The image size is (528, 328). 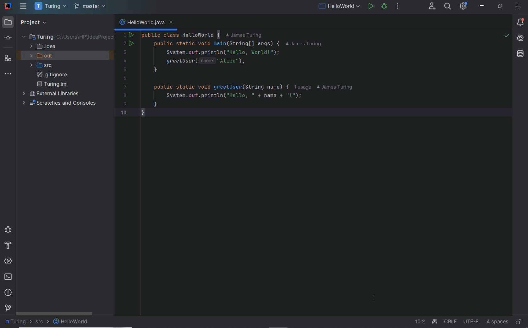 I want to click on DEBUG, so click(x=384, y=6).